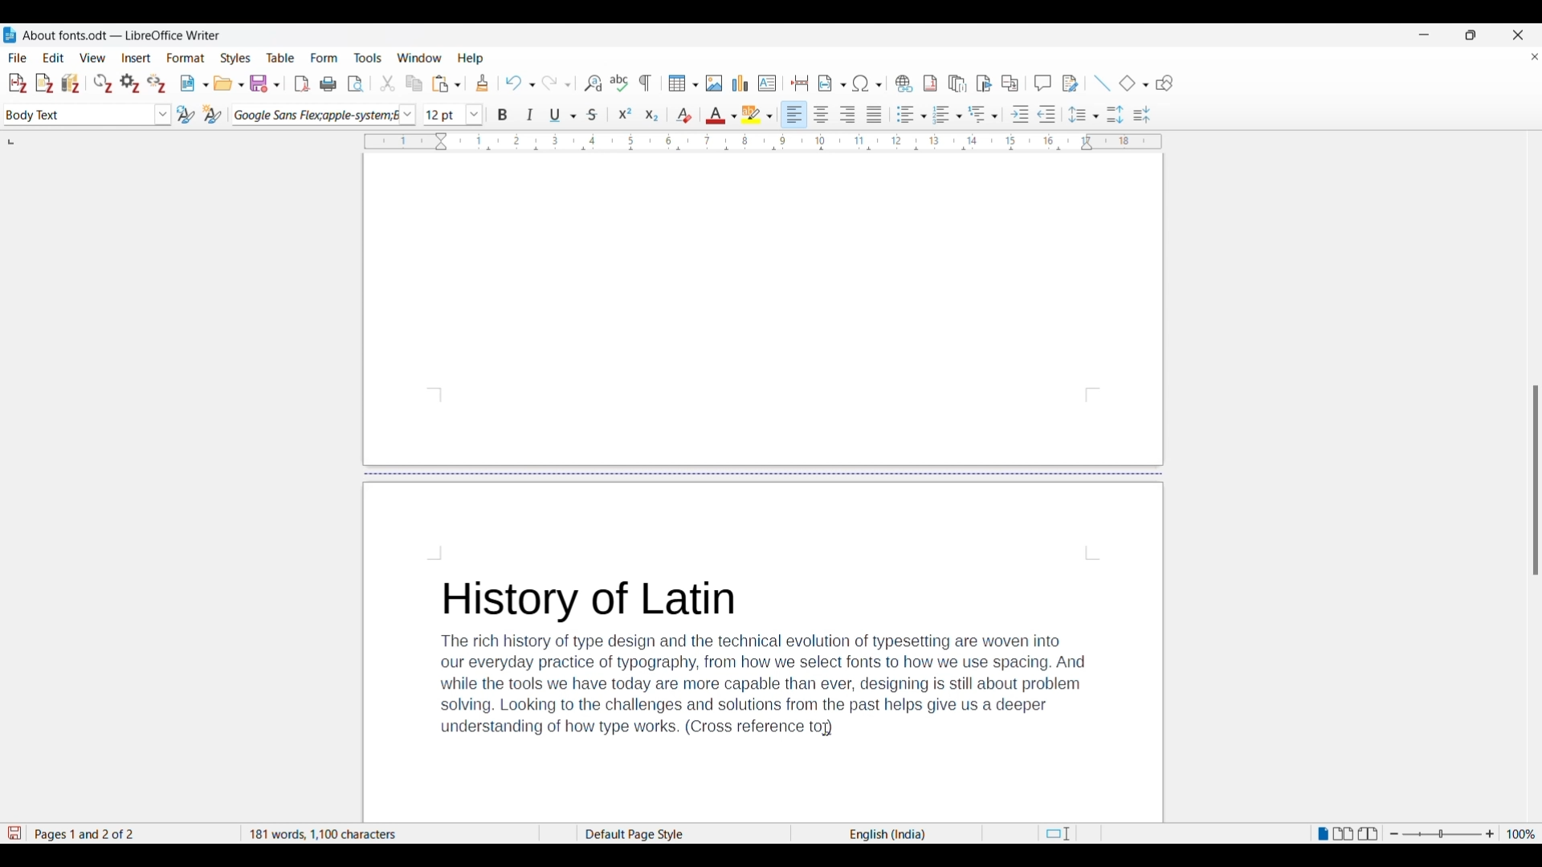 The image size is (1542, 867). I want to click on Check spelling, so click(618, 83).